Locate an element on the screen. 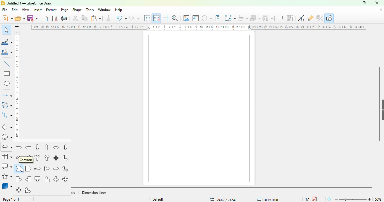 This screenshot has width=384, height=202. display grid is located at coordinates (148, 18).